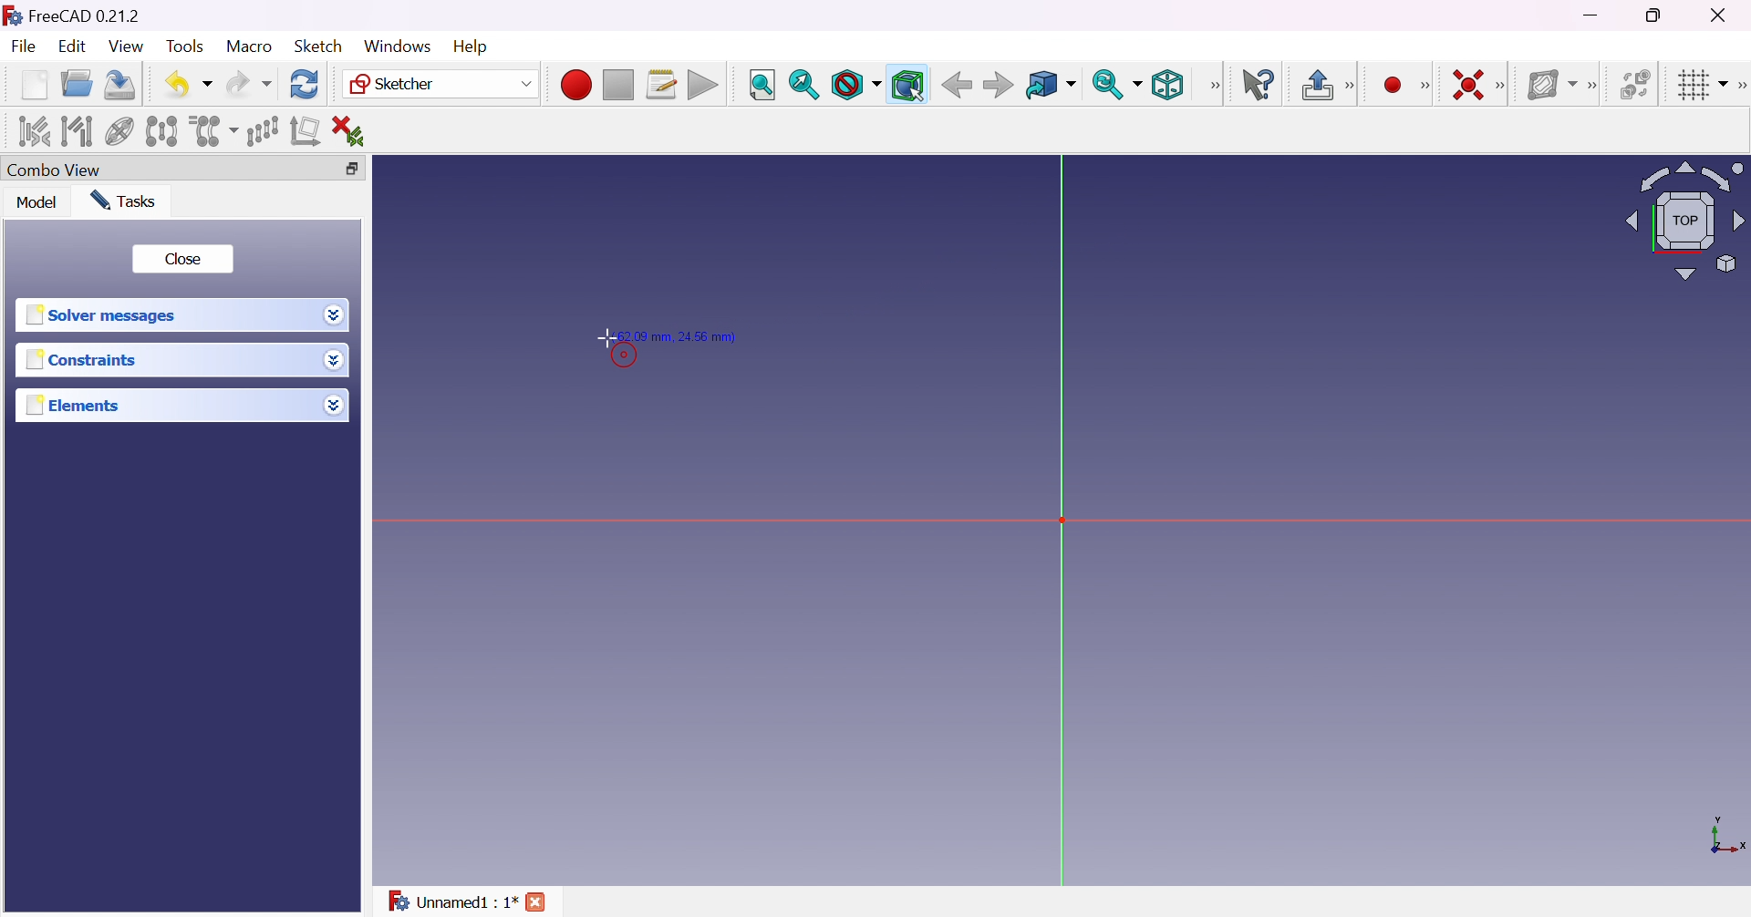  I want to click on Isometric, so click(1166, 87).